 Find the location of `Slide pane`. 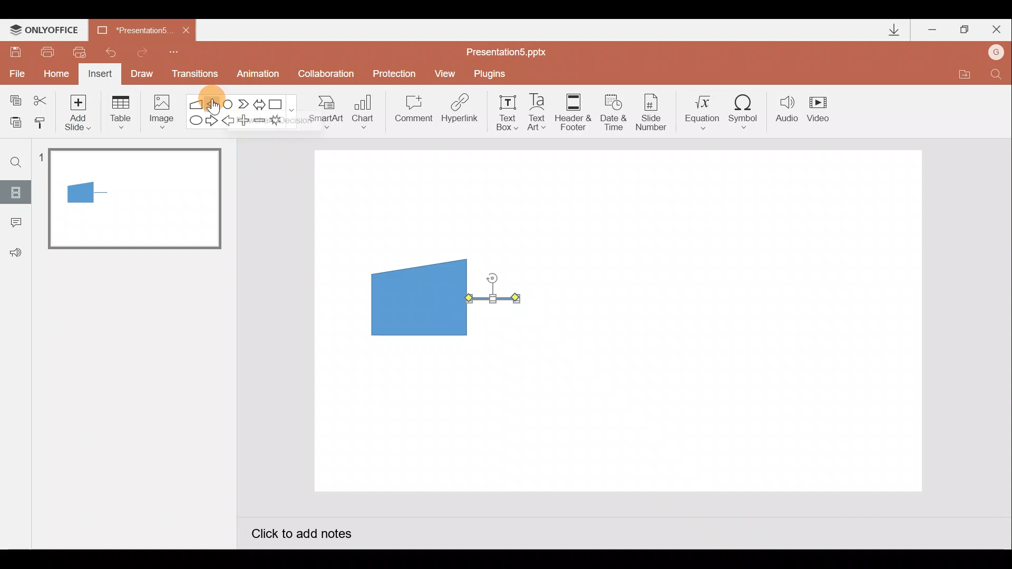

Slide pane is located at coordinates (137, 305).